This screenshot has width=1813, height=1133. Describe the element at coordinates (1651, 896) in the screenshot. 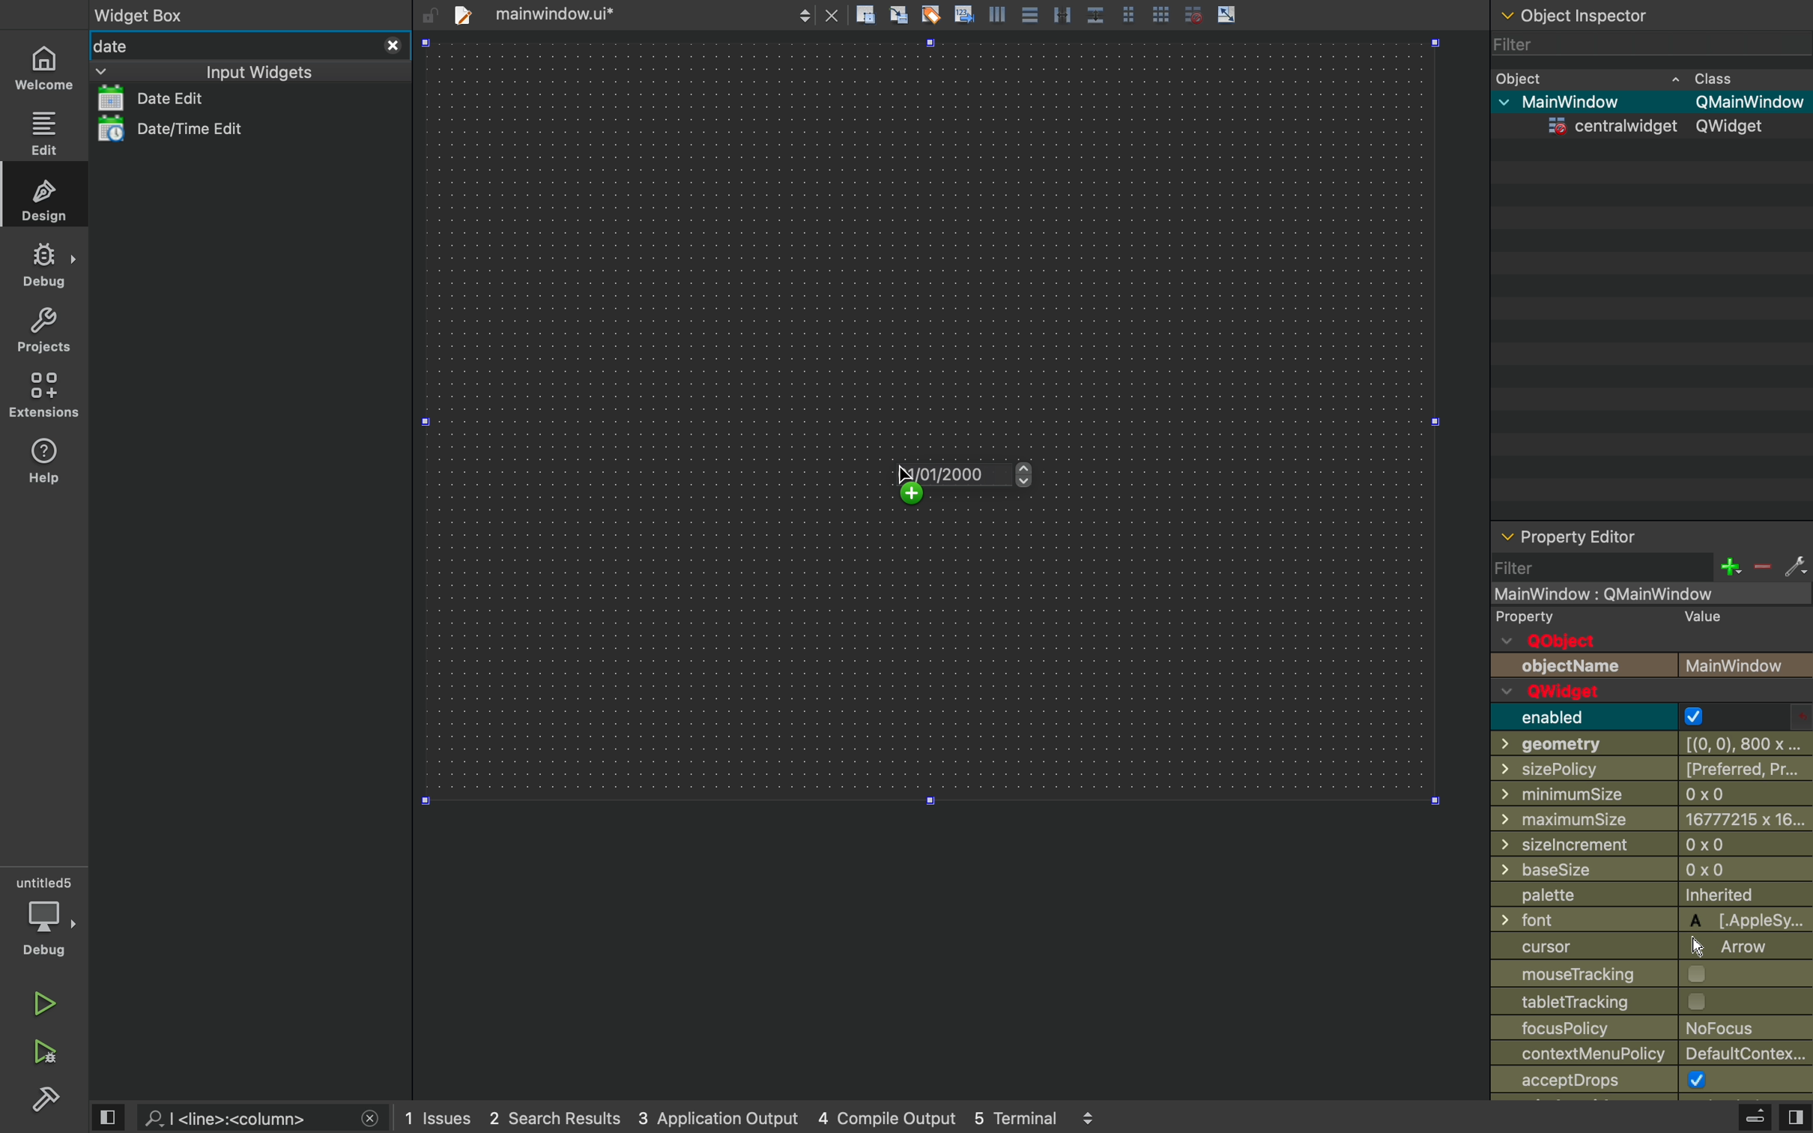

I see `palette` at that location.